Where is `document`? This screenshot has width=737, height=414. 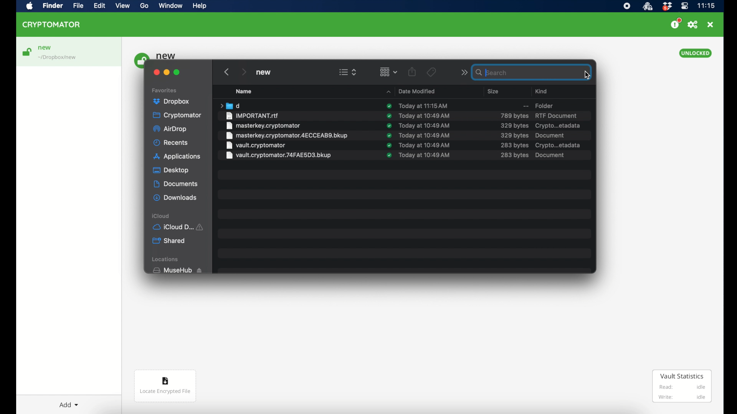
document is located at coordinates (549, 155).